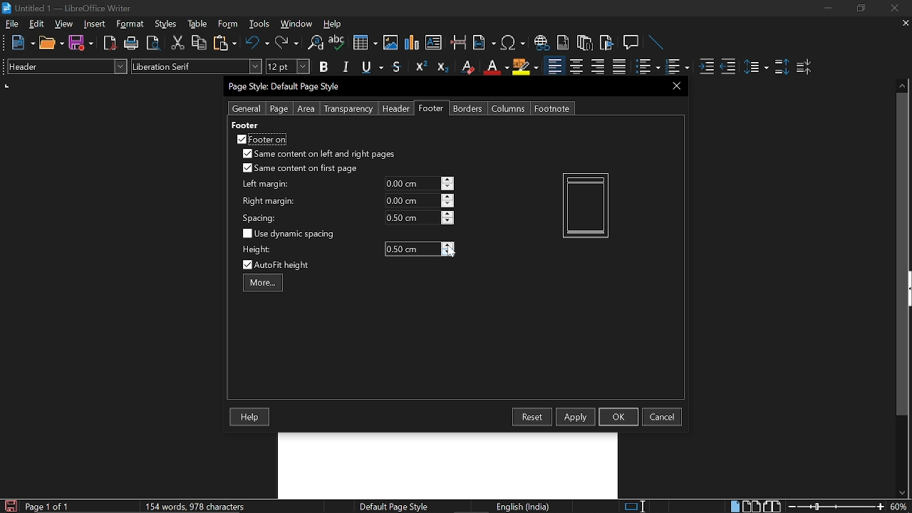 Image resolution: width=912 pixels, height=513 pixels. I want to click on Open, so click(51, 43).